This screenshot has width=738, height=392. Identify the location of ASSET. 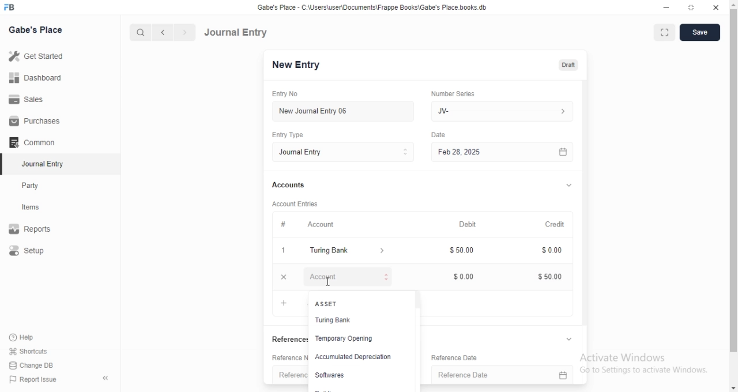
(349, 304).